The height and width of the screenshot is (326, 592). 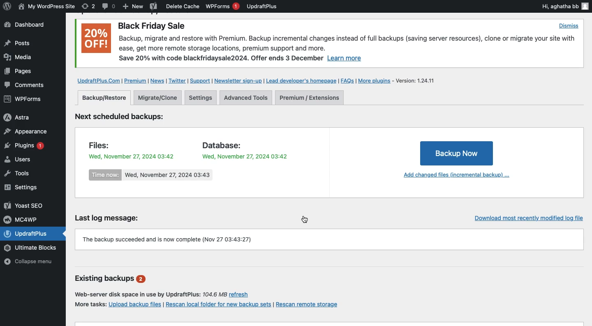 What do you see at coordinates (262, 6) in the screenshot?
I see `UpdraftPlus` at bounding box center [262, 6].